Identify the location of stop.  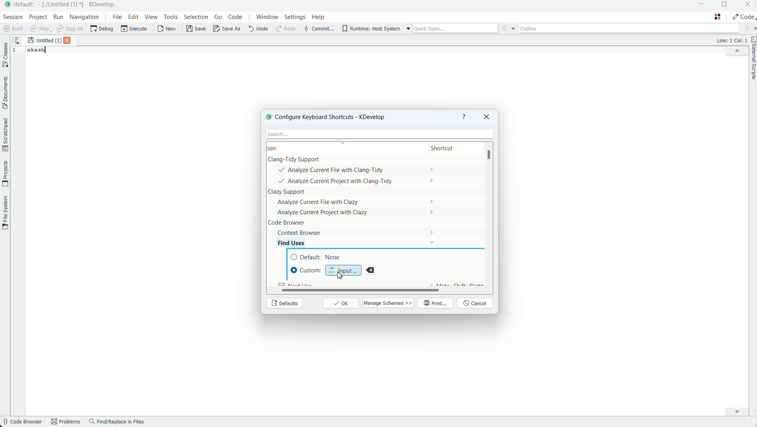
(41, 29).